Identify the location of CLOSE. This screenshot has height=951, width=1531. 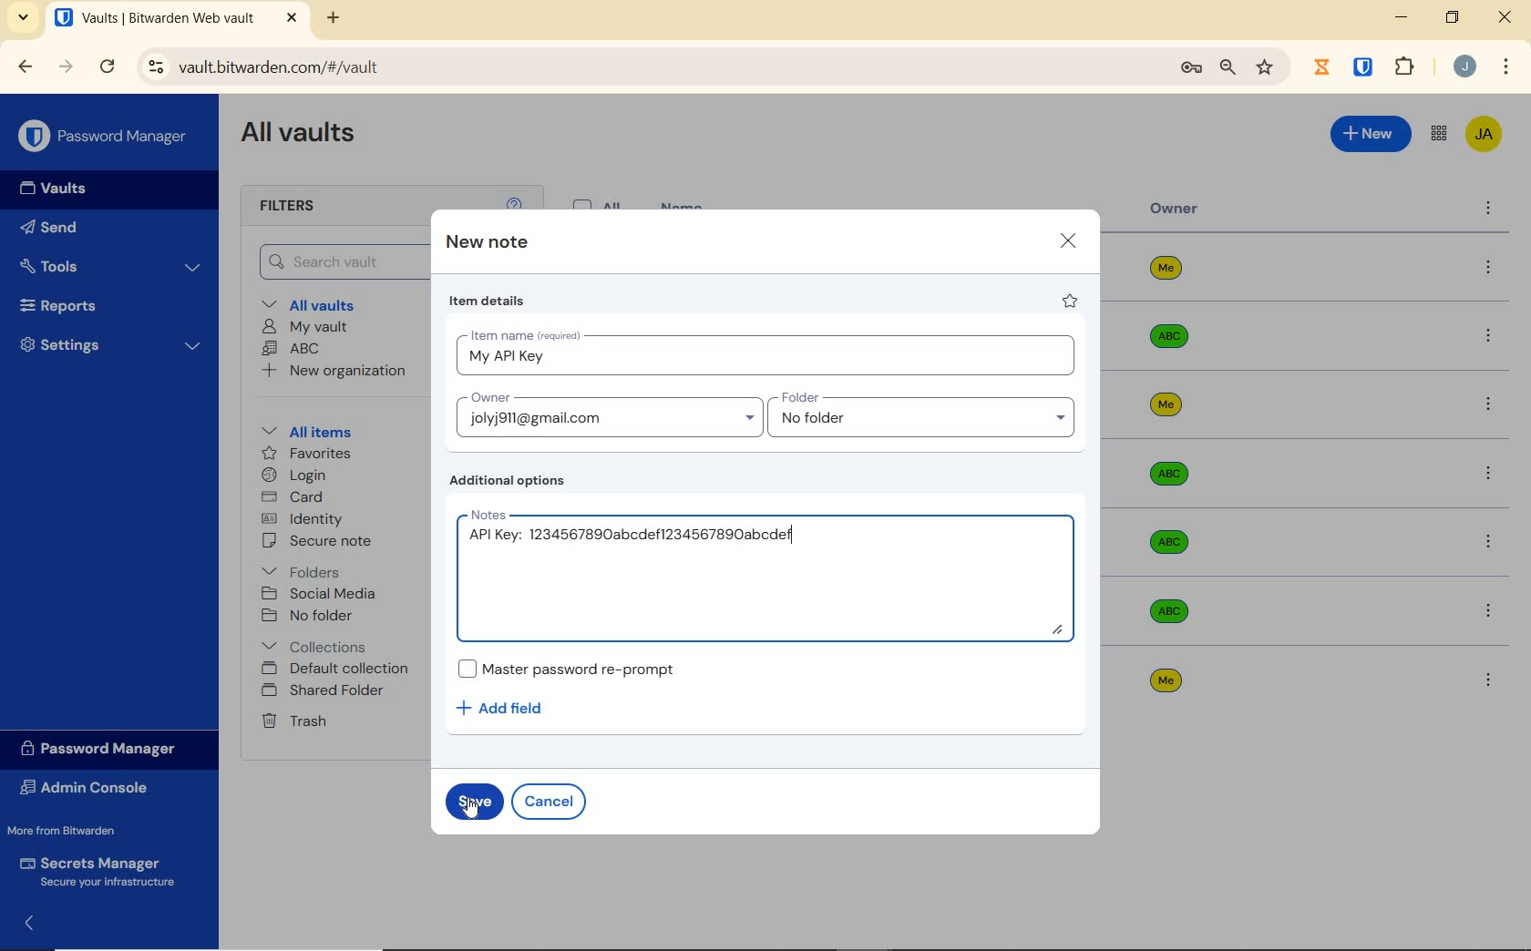
(1506, 22).